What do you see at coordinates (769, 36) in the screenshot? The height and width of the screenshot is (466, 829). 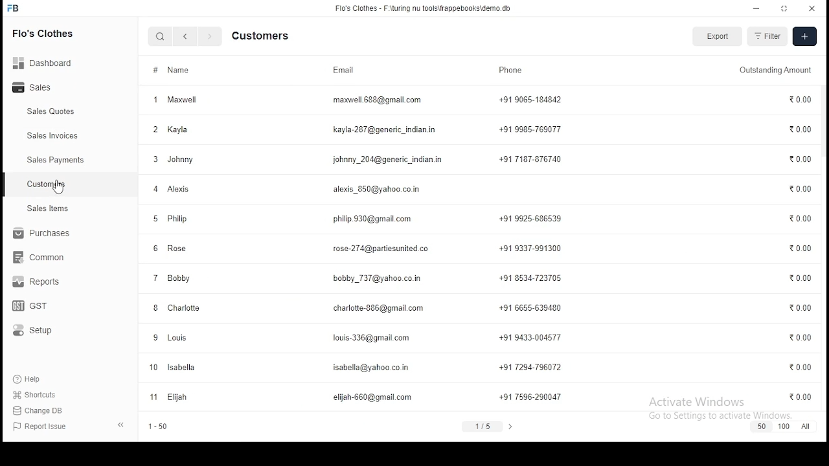 I see `filter` at bounding box center [769, 36].